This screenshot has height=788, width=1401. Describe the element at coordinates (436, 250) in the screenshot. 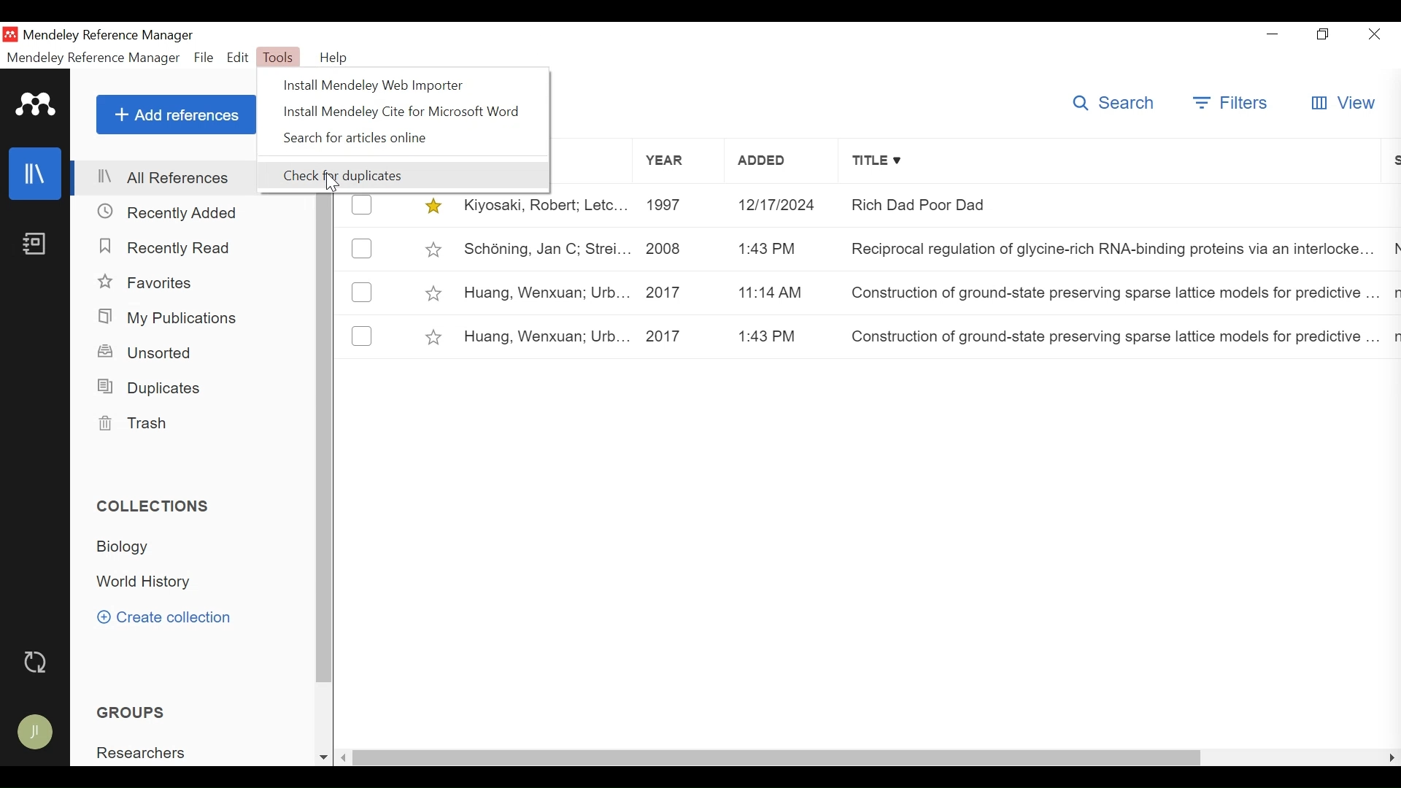

I see `Toggle Favorites` at that location.